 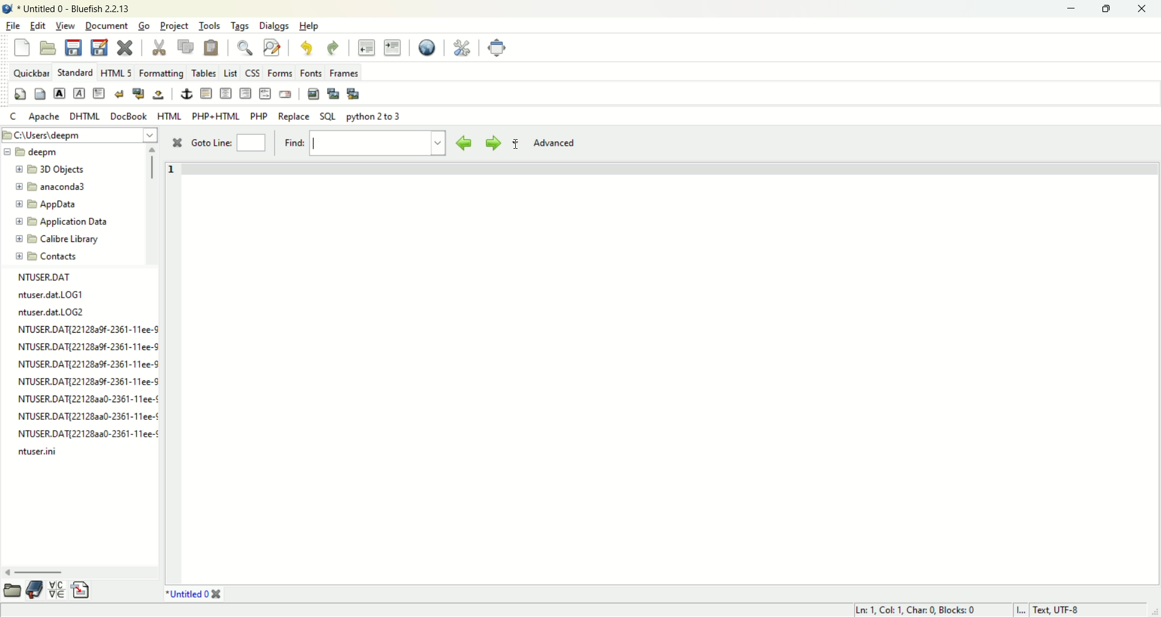 I want to click on cursor, so click(x=519, y=146).